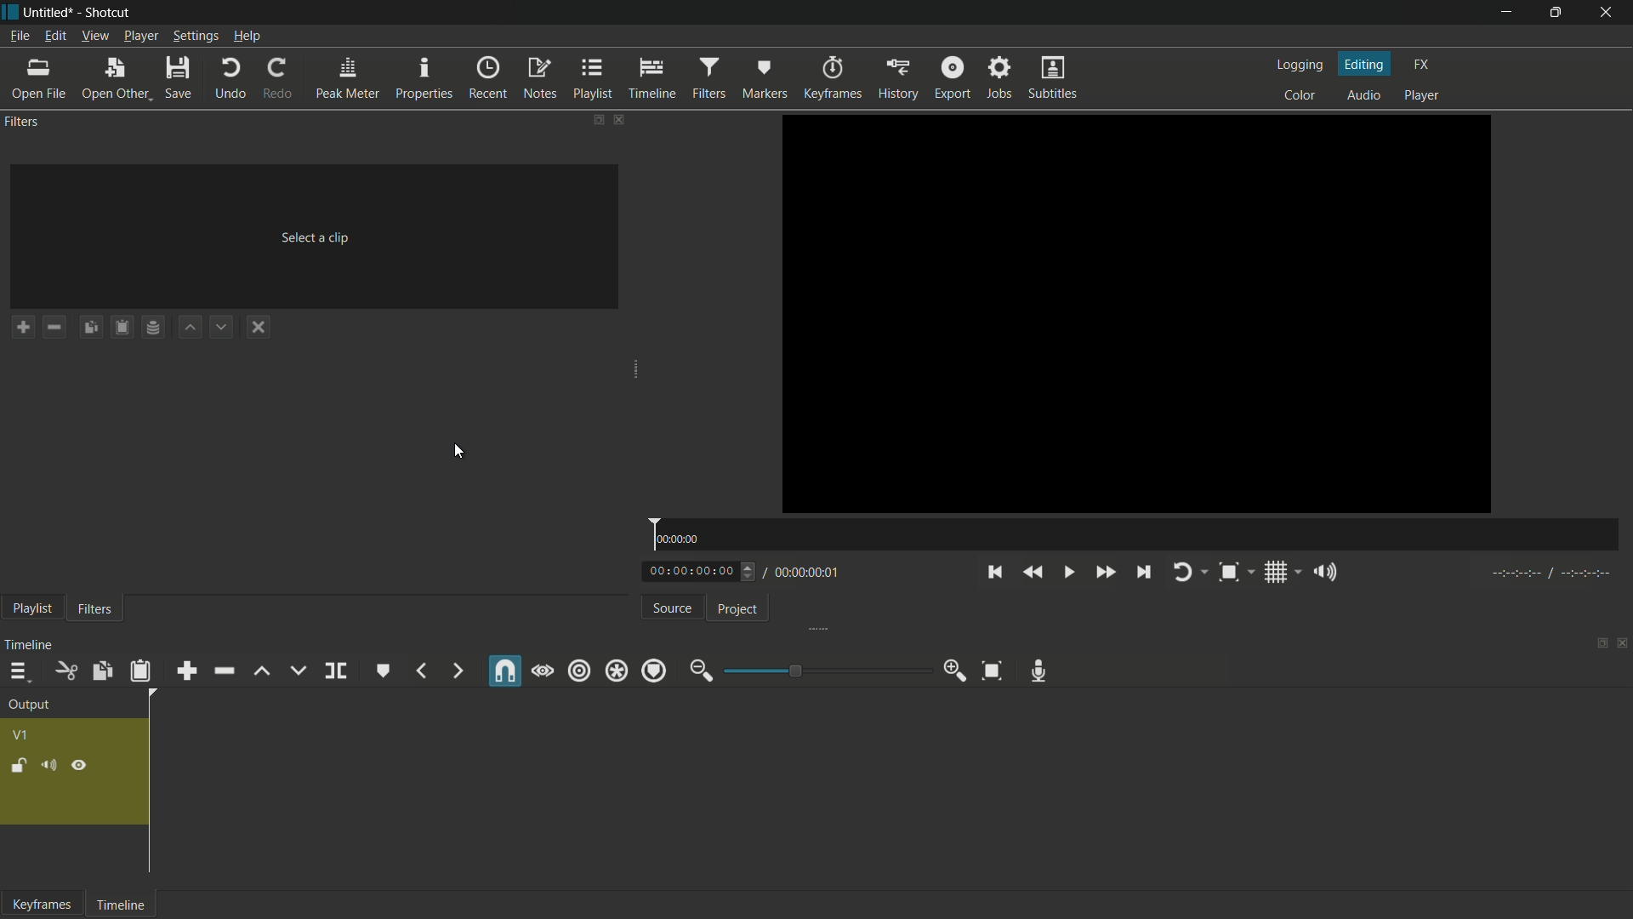  What do you see at coordinates (1562, 13) in the screenshot?
I see `Maximize` at bounding box center [1562, 13].